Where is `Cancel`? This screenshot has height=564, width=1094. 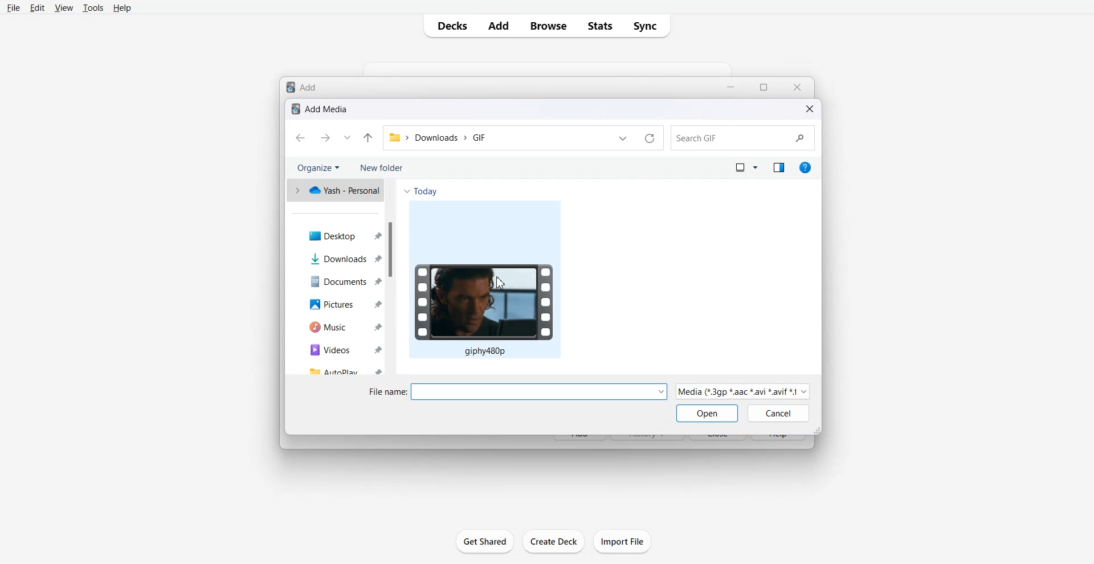
Cancel is located at coordinates (778, 414).